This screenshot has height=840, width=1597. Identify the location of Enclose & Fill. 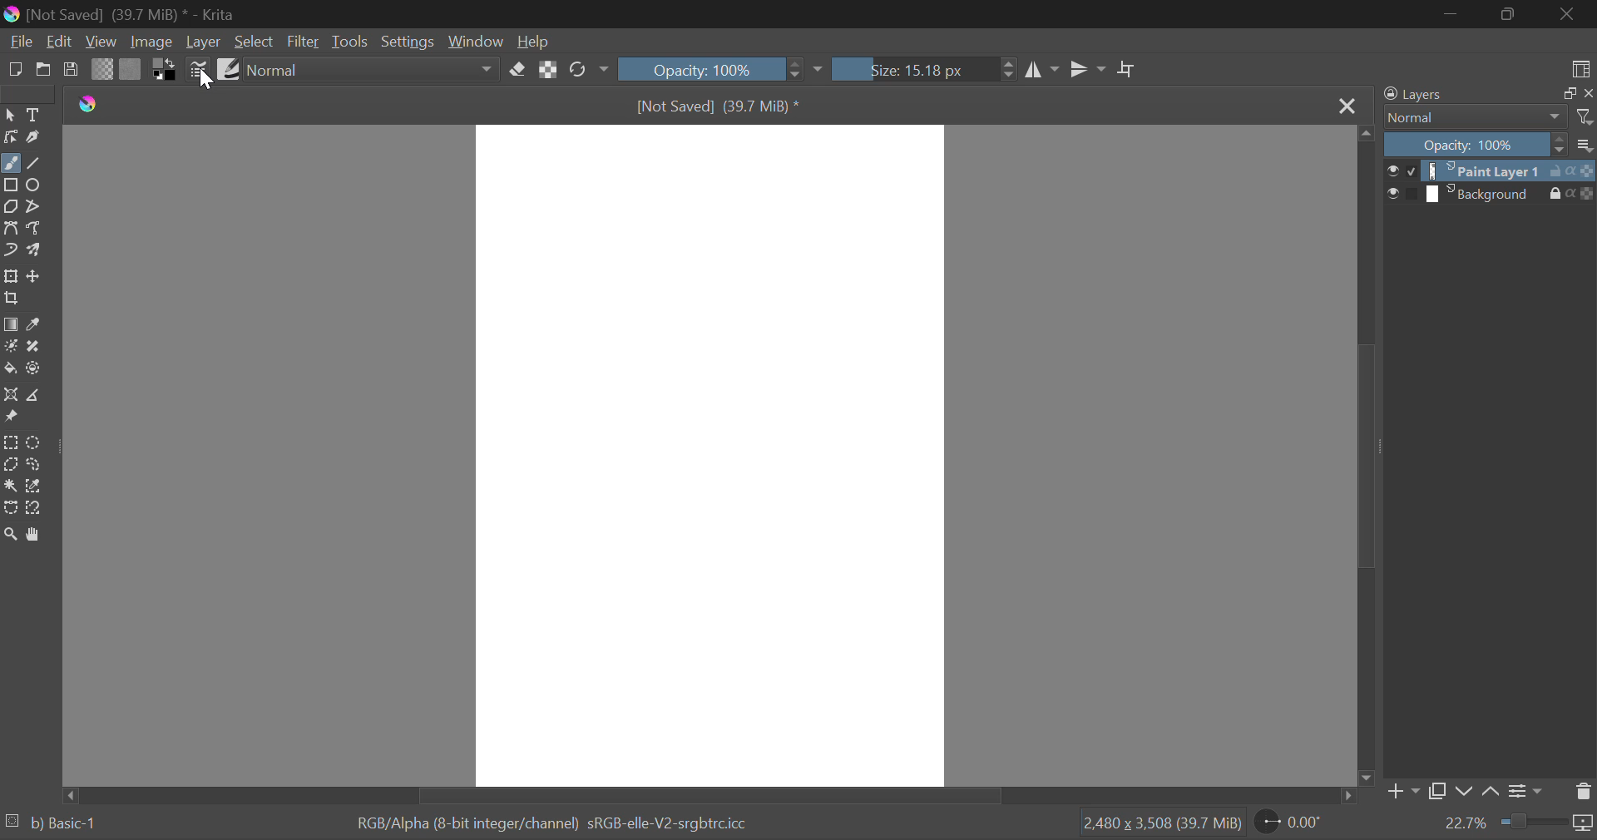
(34, 368).